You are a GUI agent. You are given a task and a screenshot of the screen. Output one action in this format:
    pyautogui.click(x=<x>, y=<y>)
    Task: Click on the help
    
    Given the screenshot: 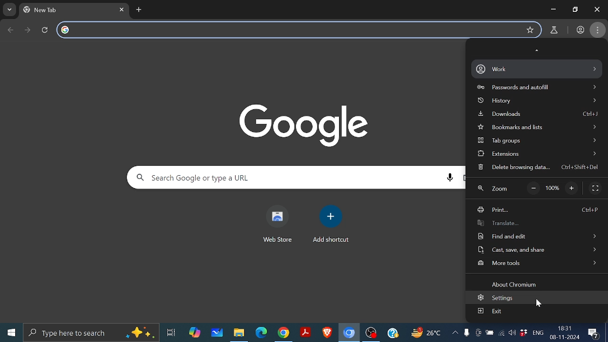 What is the action you would take?
    pyautogui.click(x=393, y=334)
    